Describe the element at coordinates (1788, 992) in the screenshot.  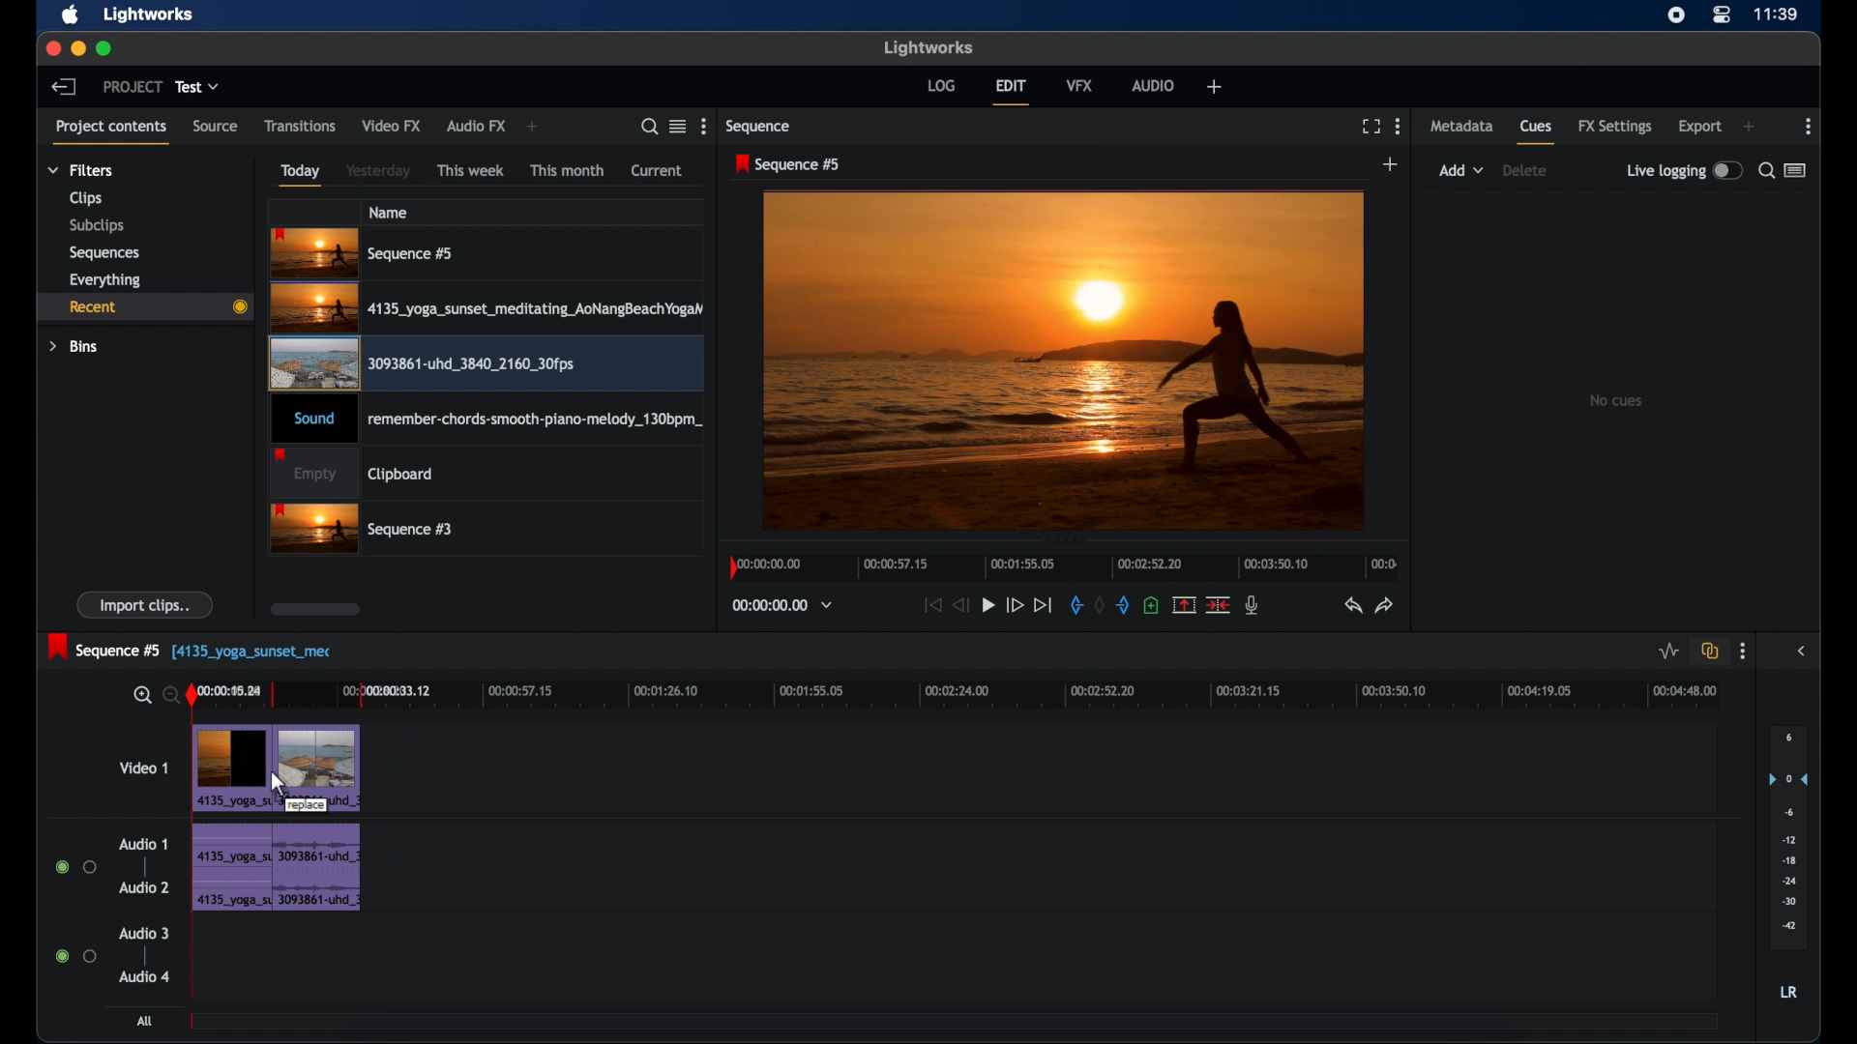
I see `LR` at that location.